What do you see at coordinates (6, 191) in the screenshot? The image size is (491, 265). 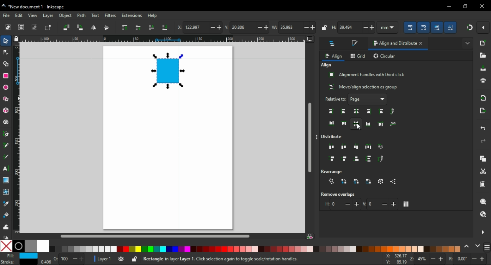 I see `mesh tool` at bounding box center [6, 191].